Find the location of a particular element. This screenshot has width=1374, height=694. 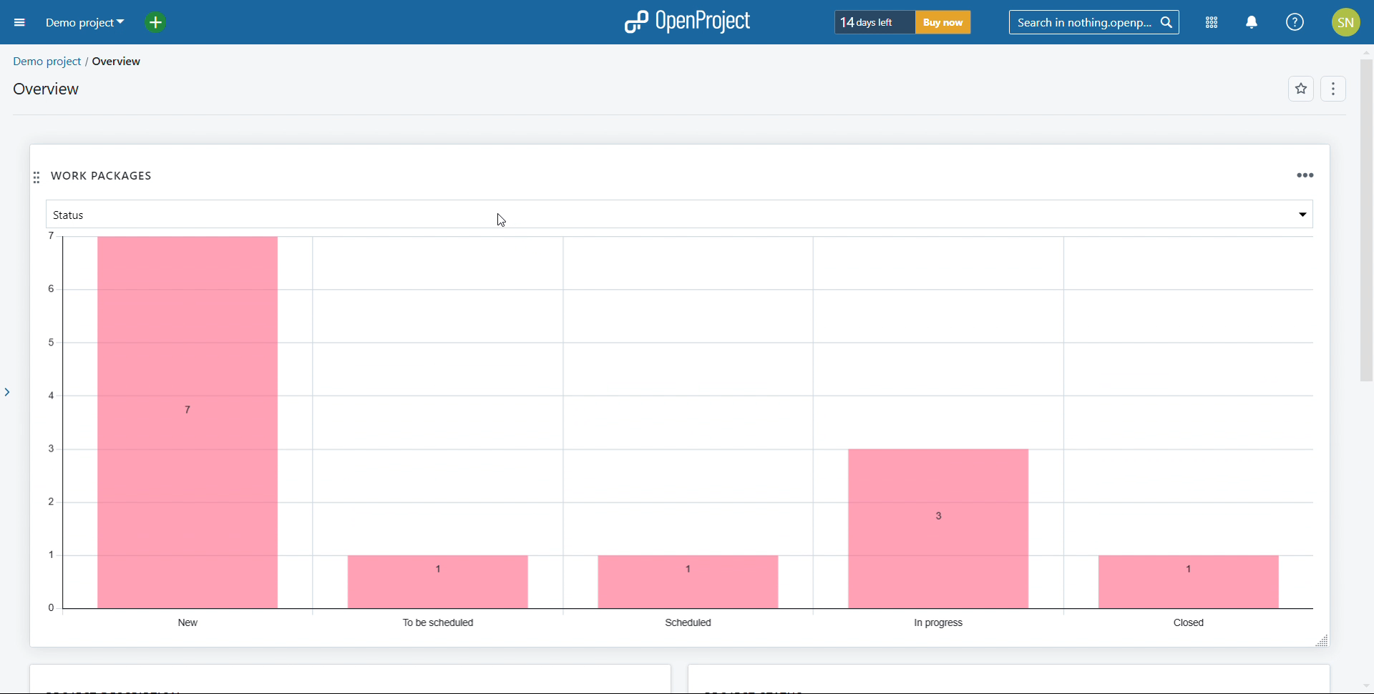

nottifications is located at coordinates (1252, 24).